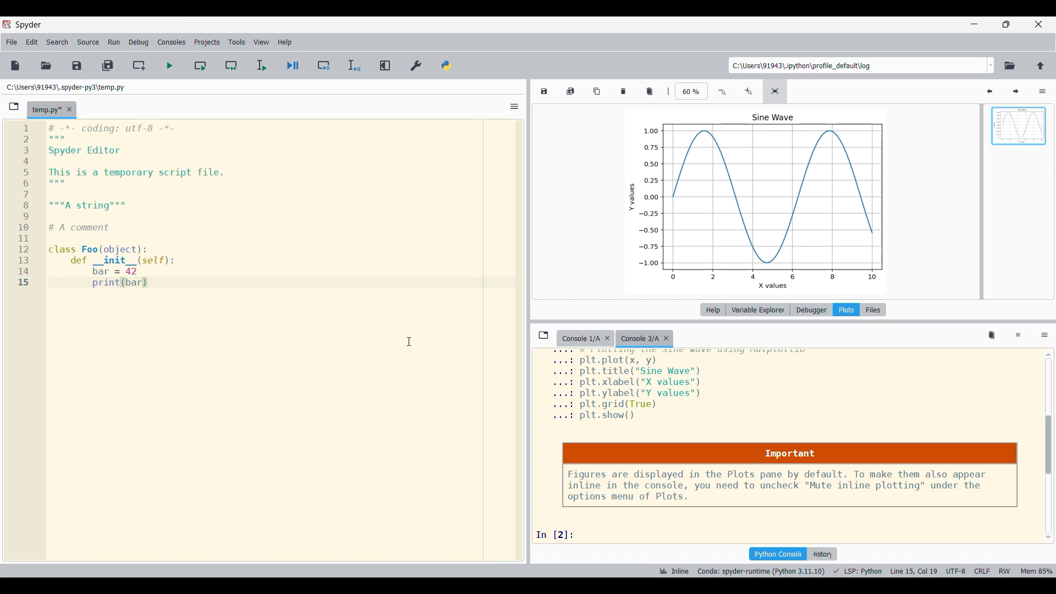 The width and height of the screenshot is (1056, 594). I want to click on Run selection/current file, so click(262, 65).